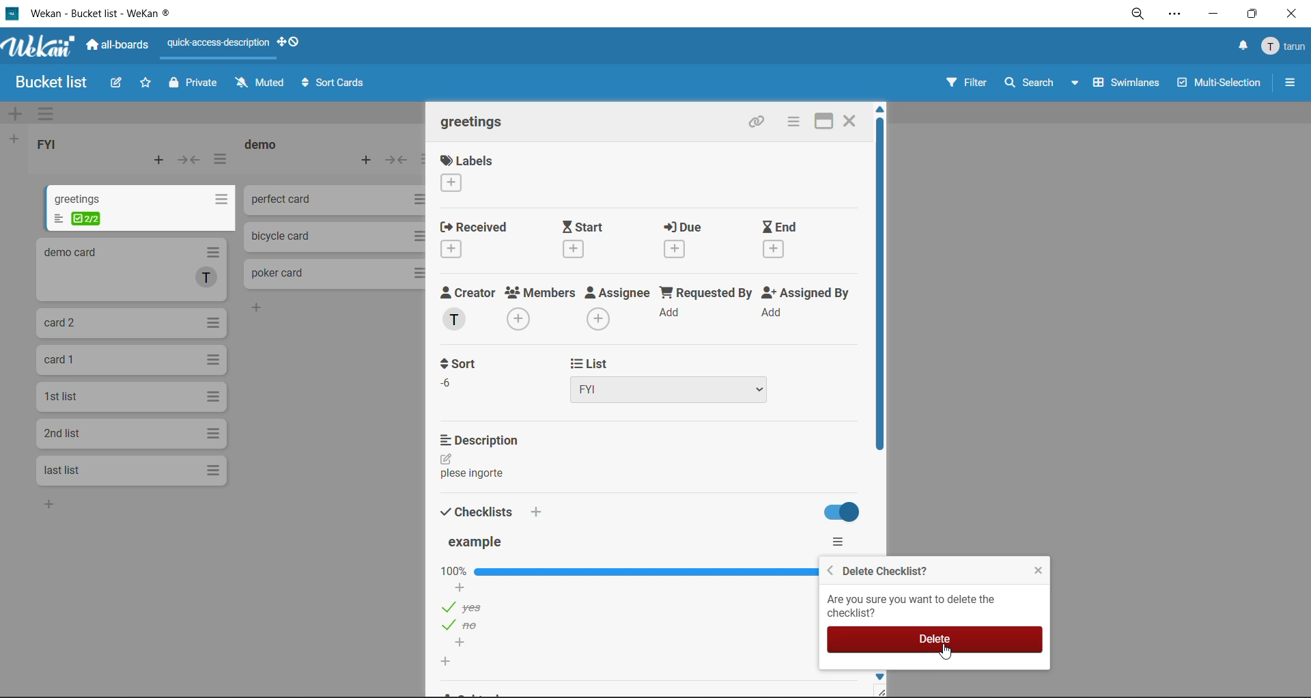  Describe the element at coordinates (469, 608) in the screenshot. I see `checklist options` at that location.